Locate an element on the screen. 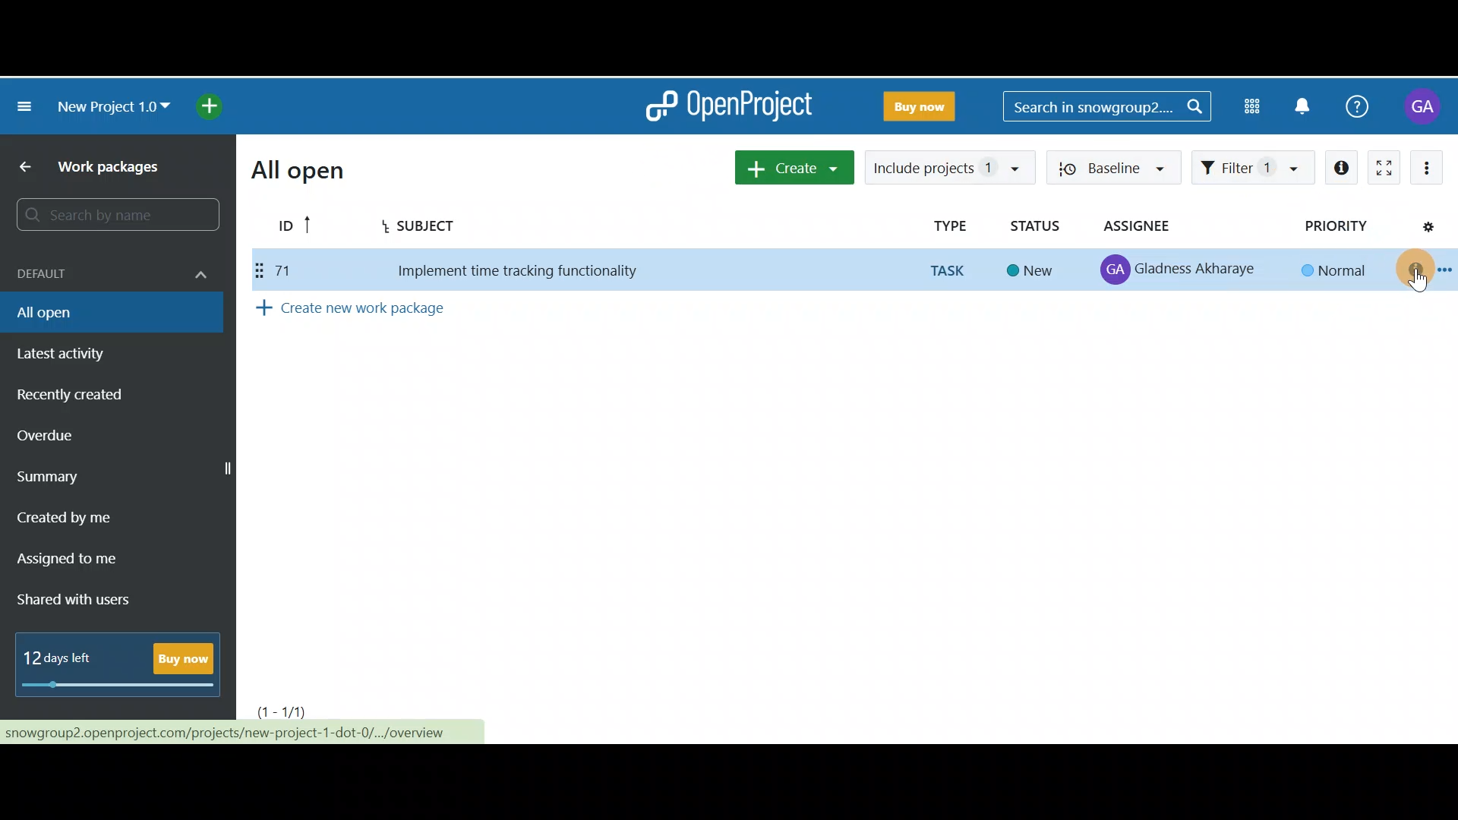  Search bar is located at coordinates (1106, 106).